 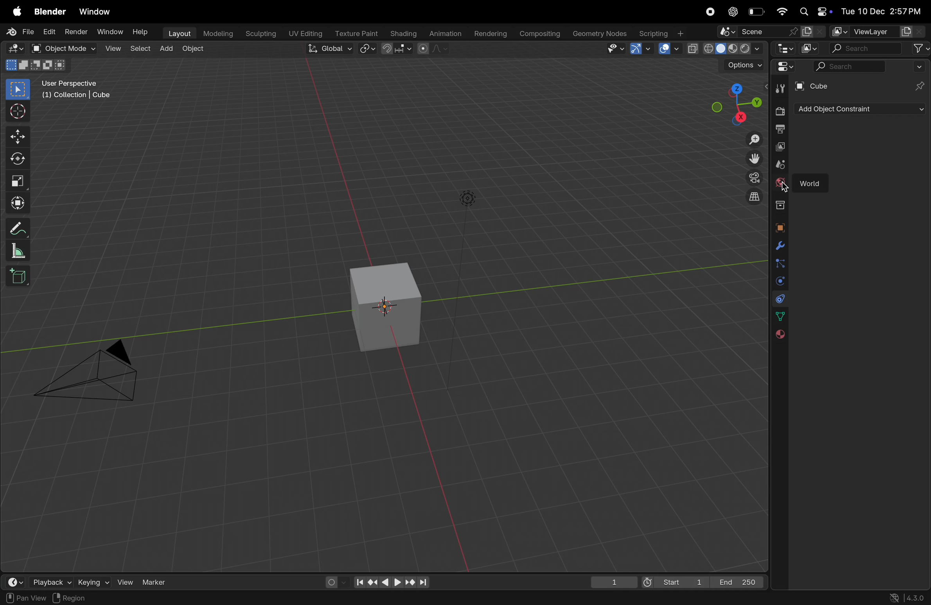 I want to click on 1, so click(x=610, y=580).